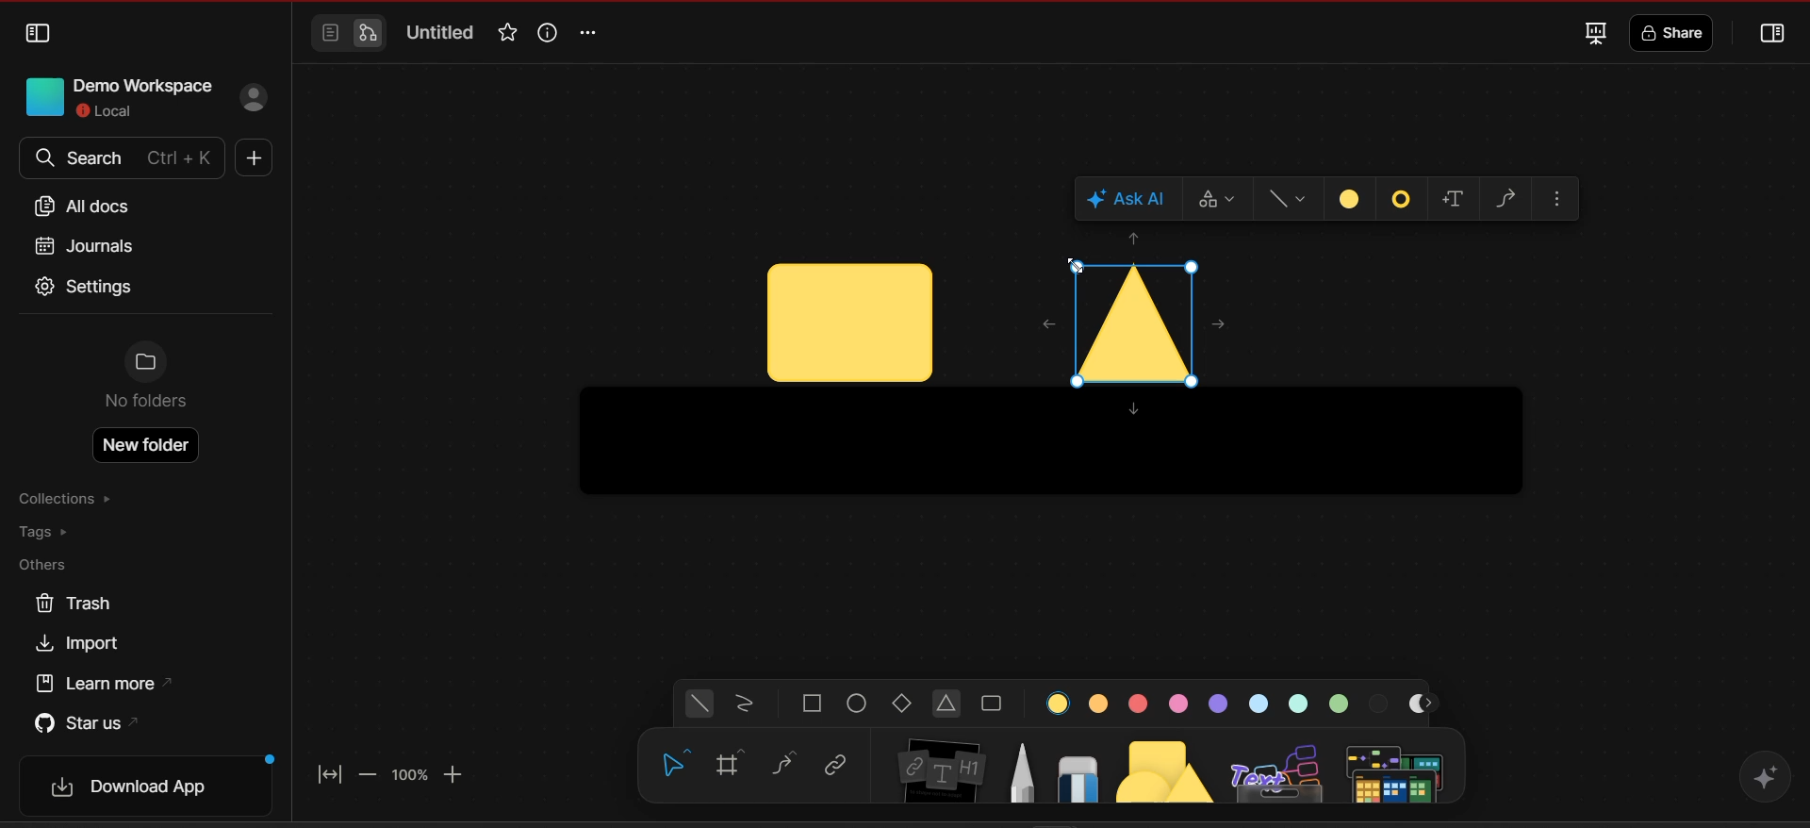 The image size is (1810, 828). I want to click on fit to screen, so click(334, 771).